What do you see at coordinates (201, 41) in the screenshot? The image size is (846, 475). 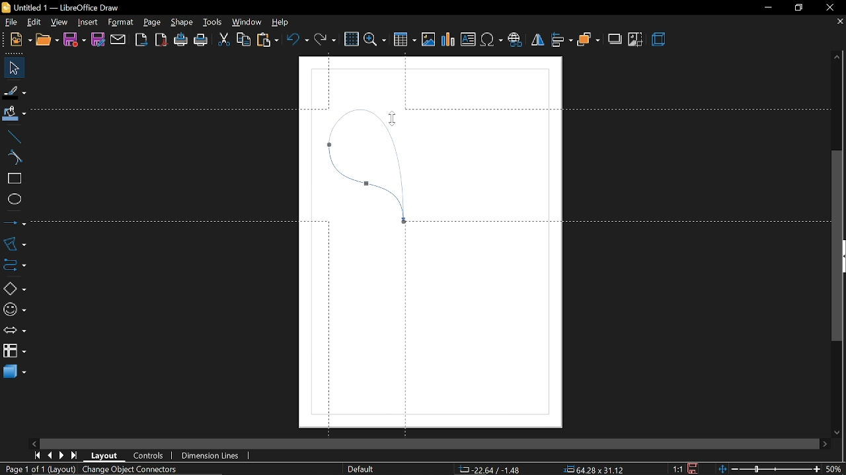 I see `print` at bounding box center [201, 41].